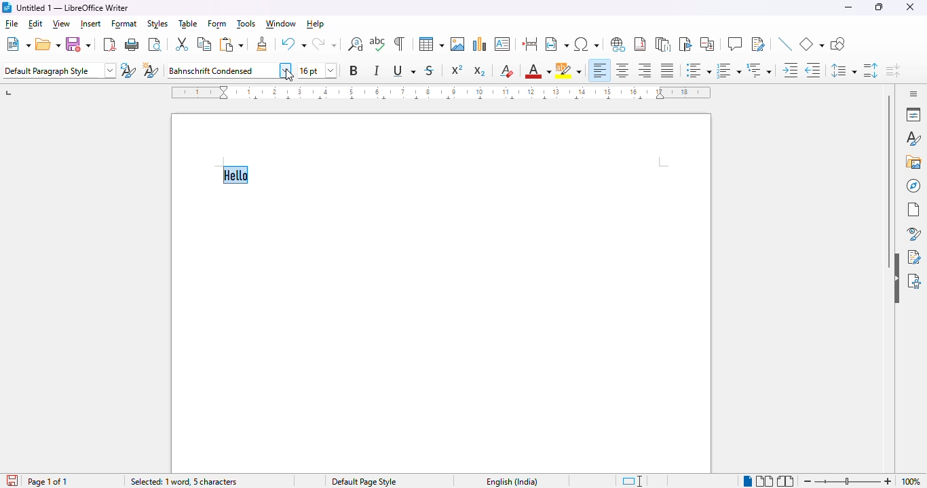  What do you see at coordinates (155, 44) in the screenshot?
I see `toggle print preview` at bounding box center [155, 44].